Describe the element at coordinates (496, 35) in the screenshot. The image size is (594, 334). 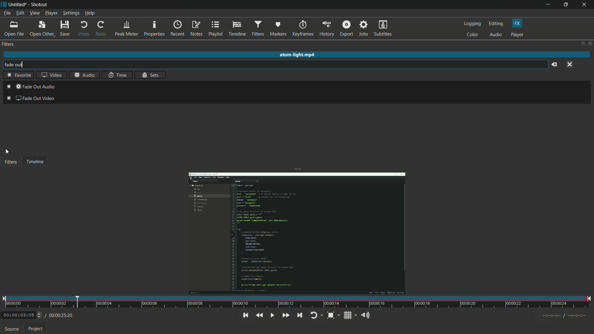
I see `audio` at that location.